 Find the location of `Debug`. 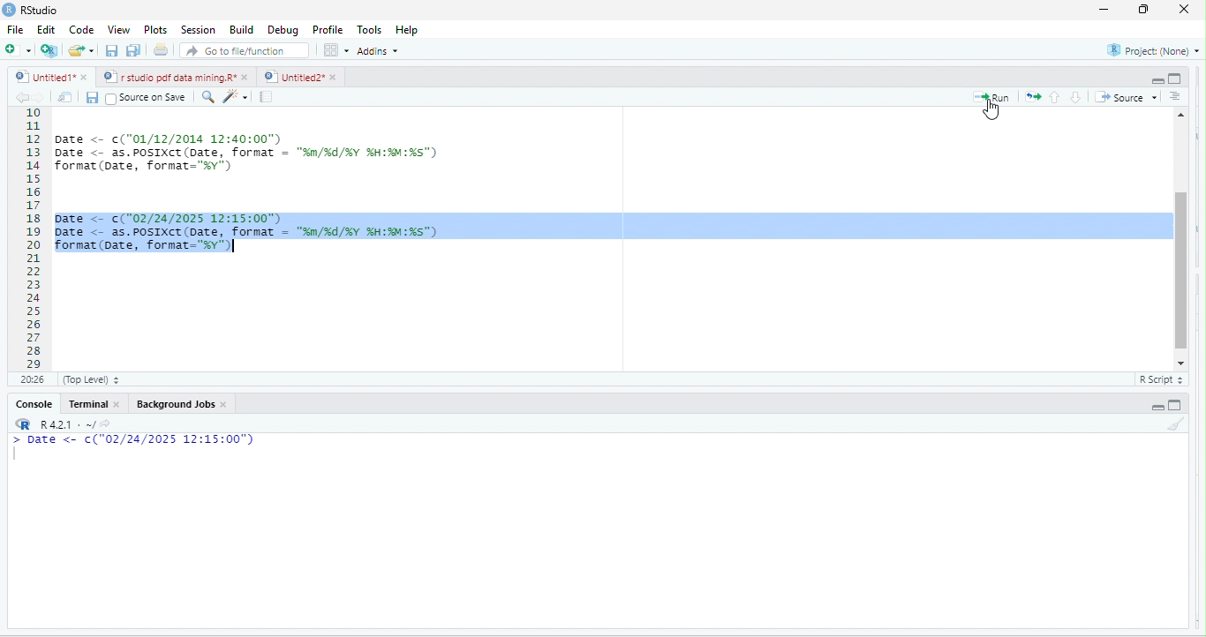

Debug is located at coordinates (283, 32).